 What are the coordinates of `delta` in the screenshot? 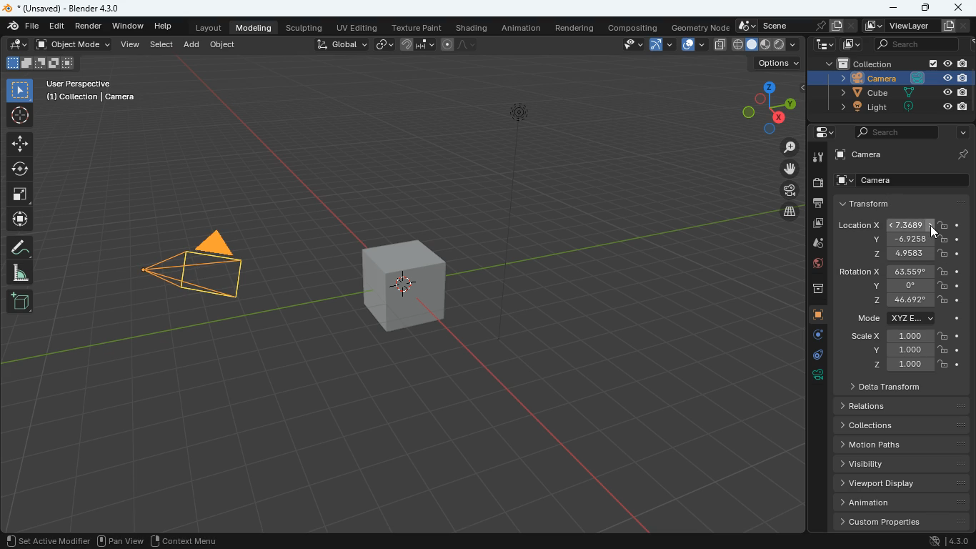 It's located at (885, 388).